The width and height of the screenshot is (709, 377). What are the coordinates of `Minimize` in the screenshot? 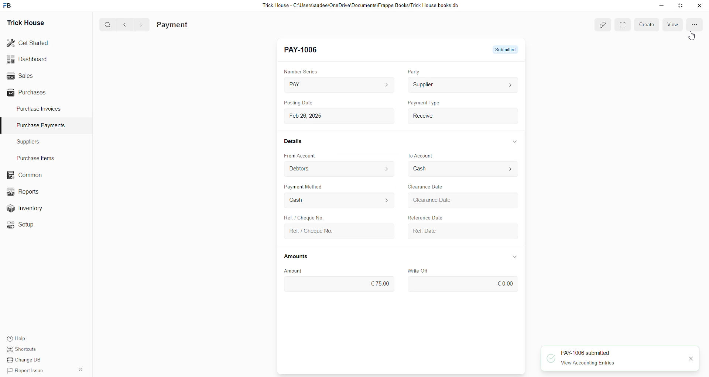 It's located at (661, 6).